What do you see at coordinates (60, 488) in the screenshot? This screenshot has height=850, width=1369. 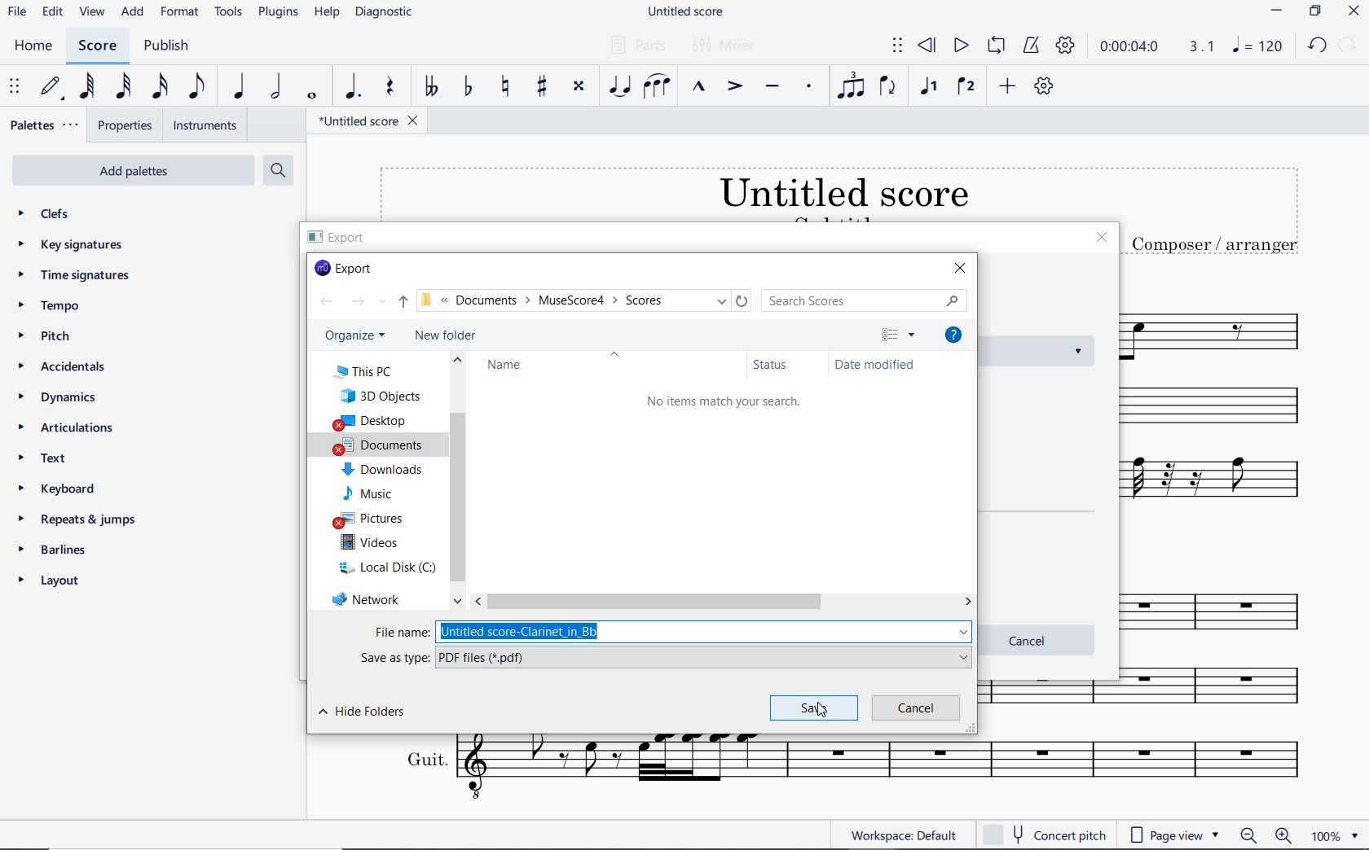 I see `keyboard` at bounding box center [60, 488].